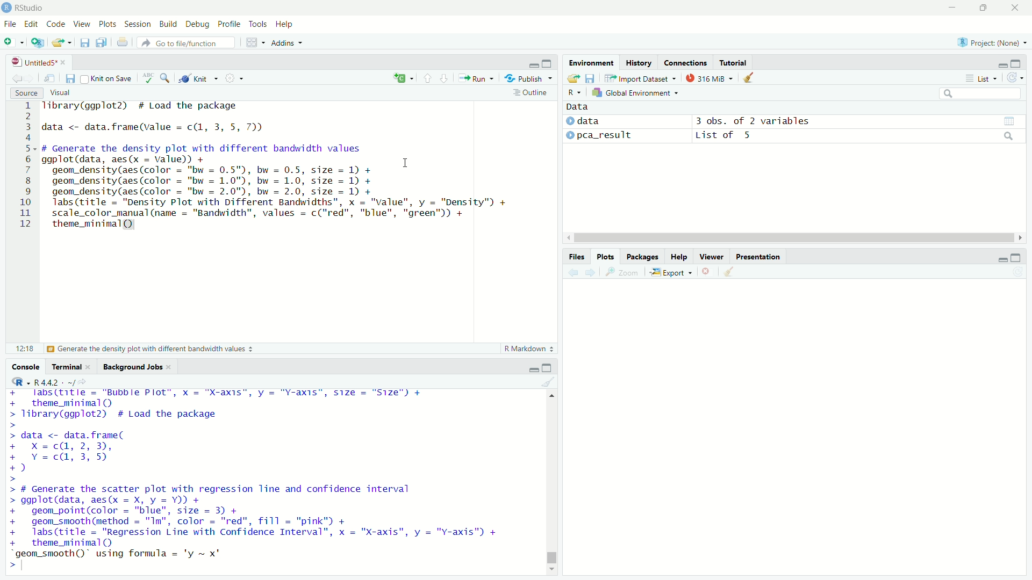 This screenshot has width=1032, height=580. What do you see at coordinates (531, 349) in the screenshot?
I see `R Markdown` at bounding box center [531, 349].